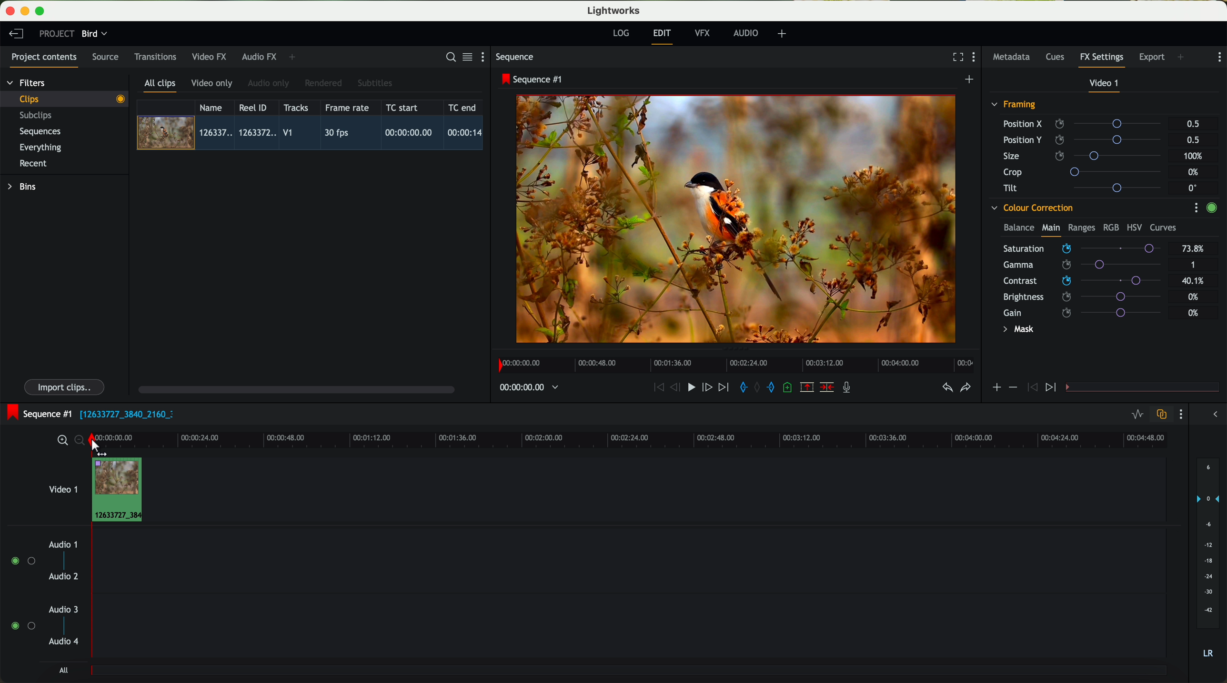 The width and height of the screenshot is (1227, 683). What do you see at coordinates (155, 57) in the screenshot?
I see `transitions` at bounding box center [155, 57].